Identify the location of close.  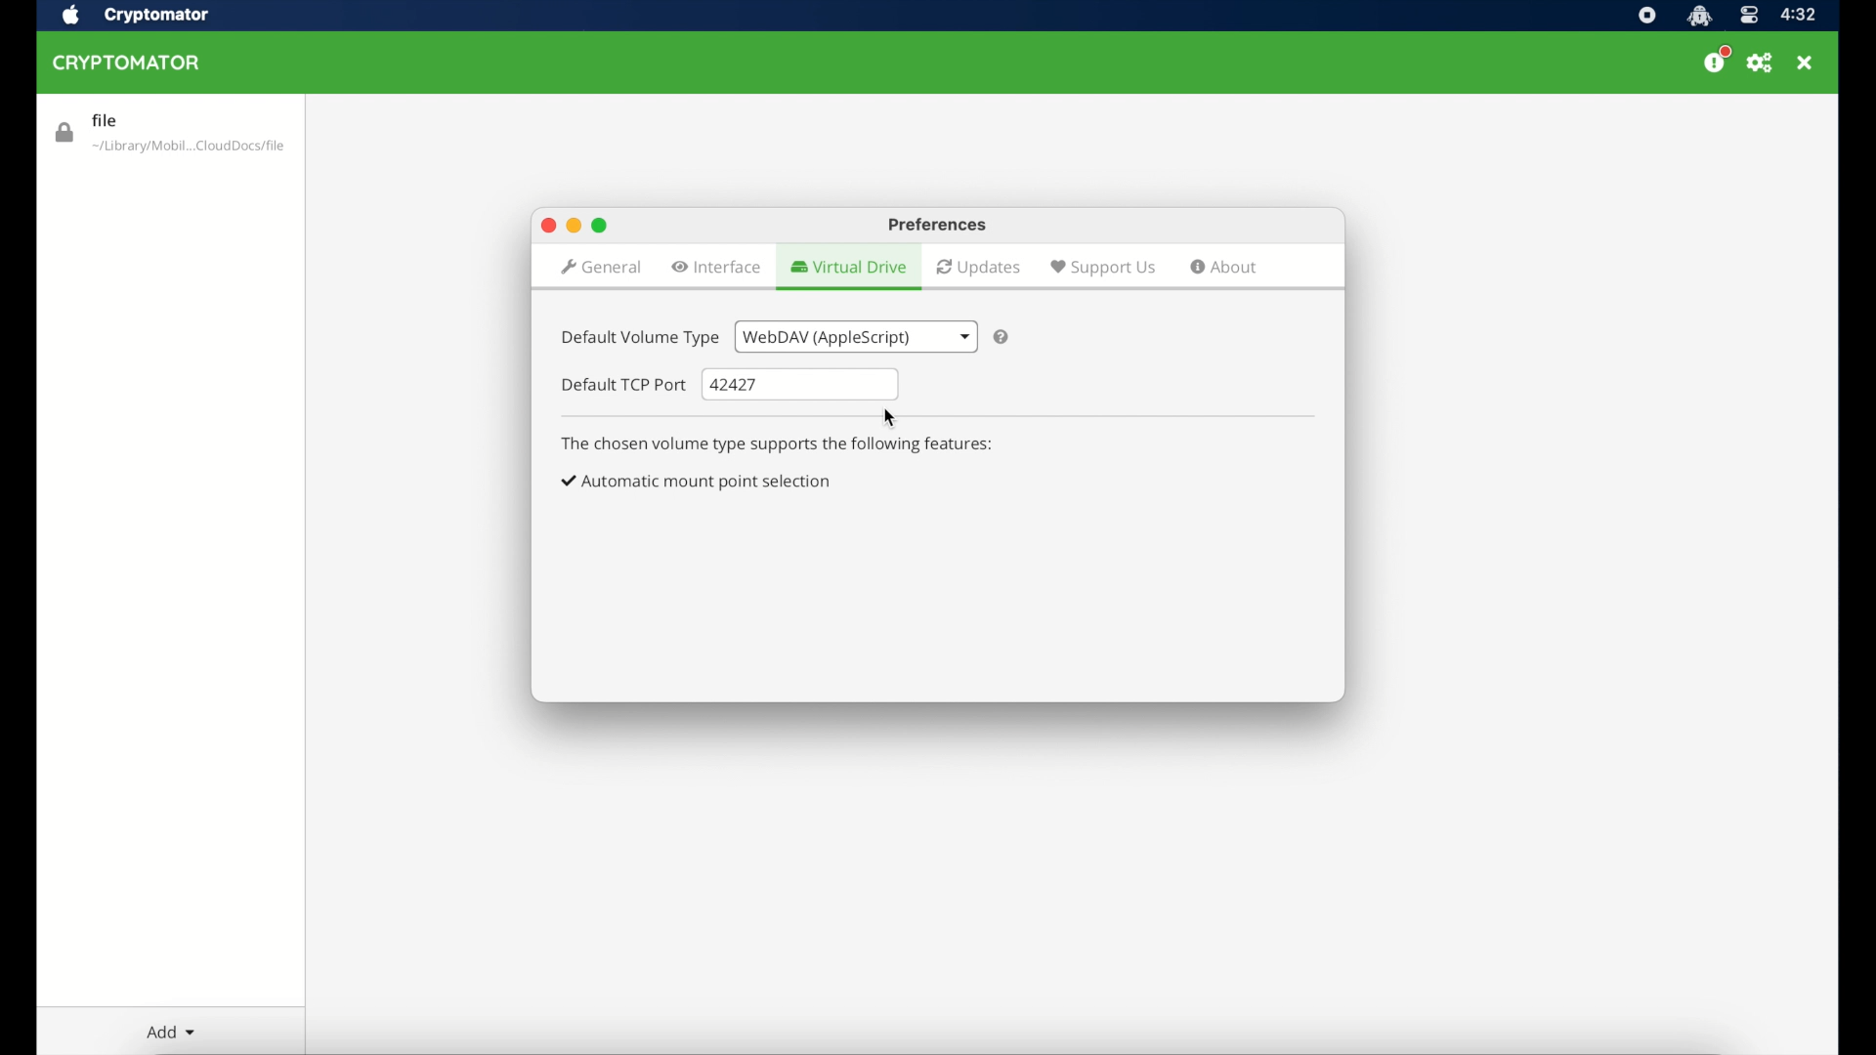
(547, 227).